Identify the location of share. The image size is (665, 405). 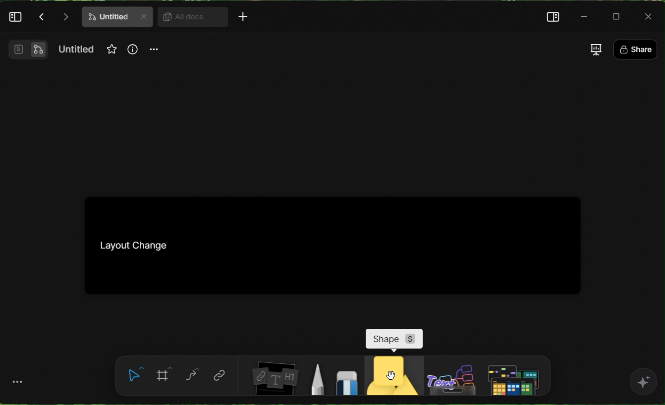
(635, 49).